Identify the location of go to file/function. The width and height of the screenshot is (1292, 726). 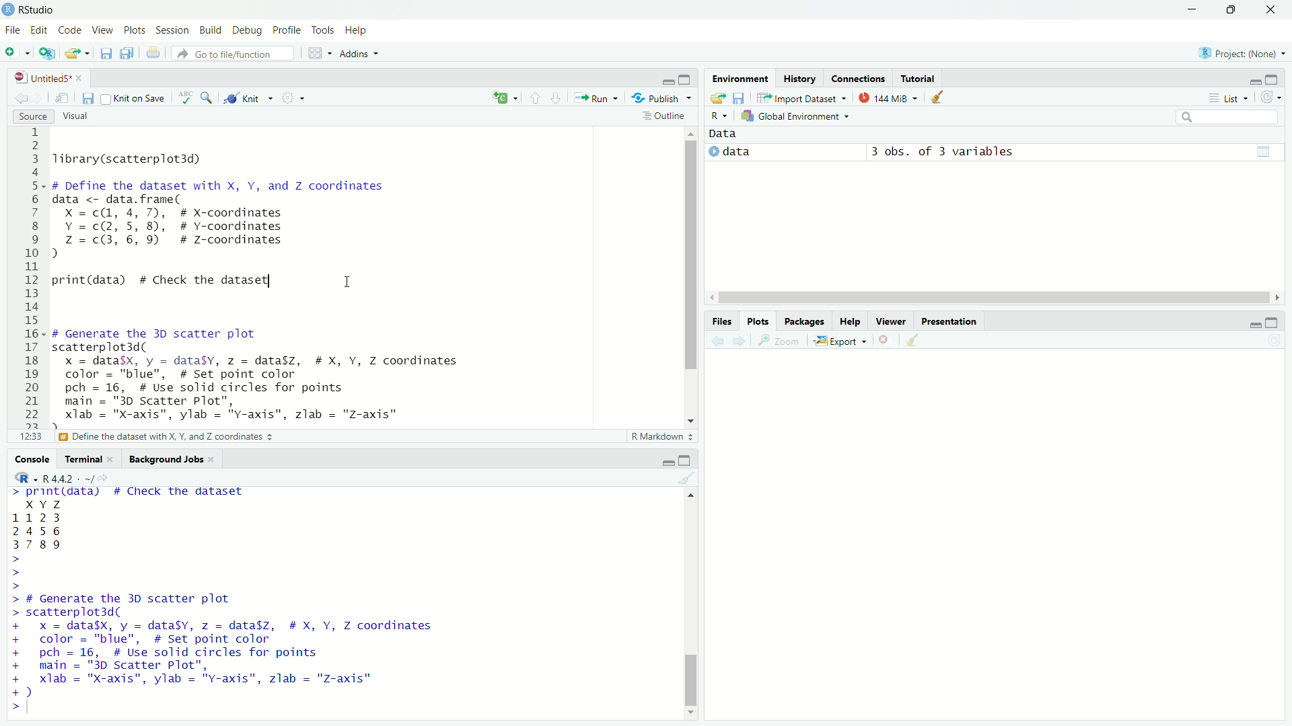
(236, 53).